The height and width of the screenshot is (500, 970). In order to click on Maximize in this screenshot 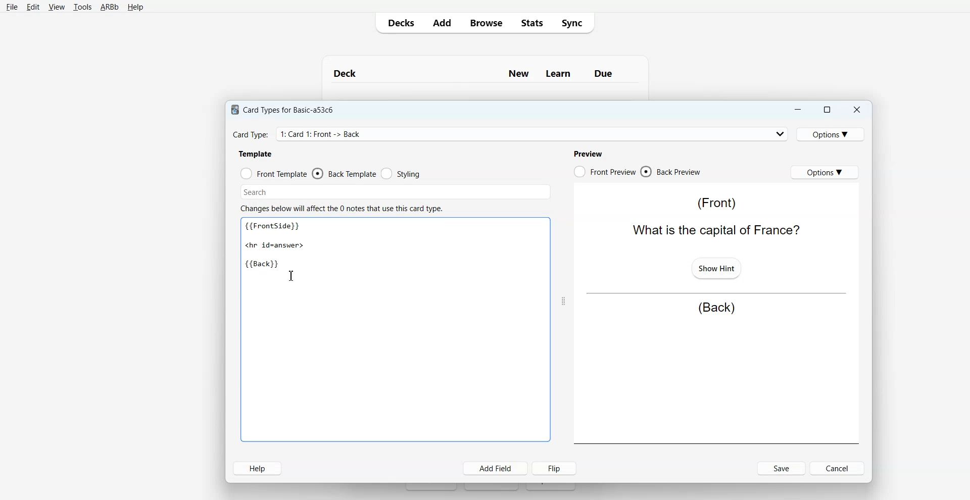, I will do `click(826, 110)`.